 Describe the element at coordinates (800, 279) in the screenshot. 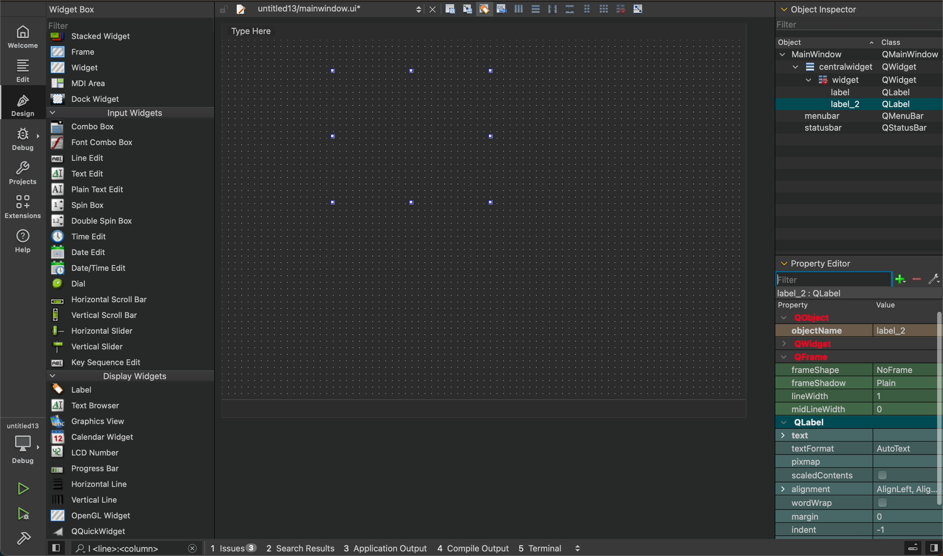

I see `cursor` at that location.